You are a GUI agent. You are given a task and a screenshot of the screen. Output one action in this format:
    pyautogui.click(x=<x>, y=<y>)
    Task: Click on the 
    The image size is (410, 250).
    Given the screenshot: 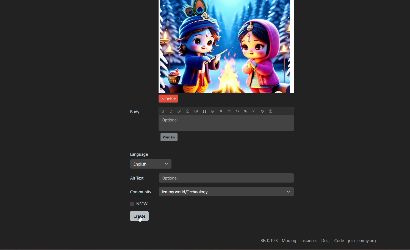 What is the action you would take?
    pyautogui.click(x=253, y=112)
    